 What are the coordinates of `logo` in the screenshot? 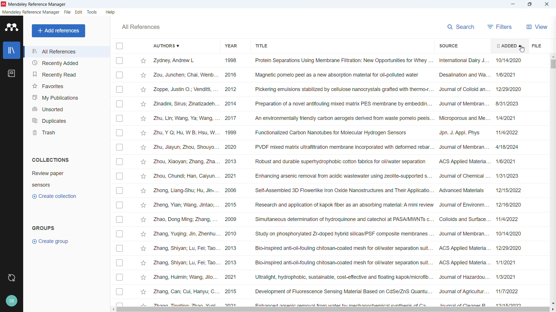 It's located at (12, 27).